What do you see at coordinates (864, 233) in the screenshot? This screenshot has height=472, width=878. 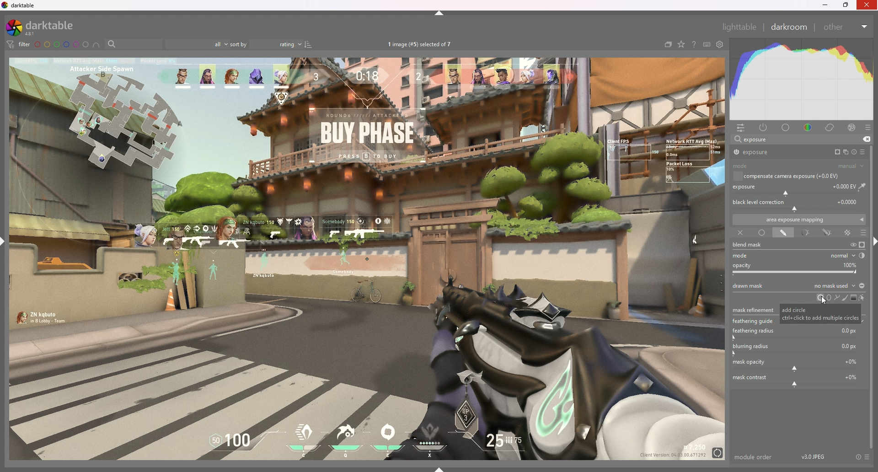 I see `blending options` at bounding box center [864, 233].